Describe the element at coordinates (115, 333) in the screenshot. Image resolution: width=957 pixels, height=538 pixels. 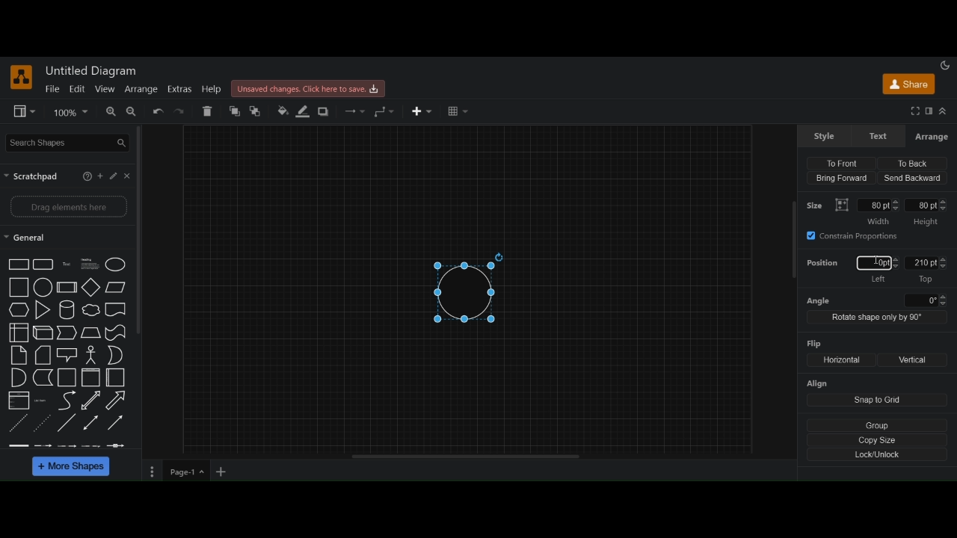
I see `free shape` at that location.